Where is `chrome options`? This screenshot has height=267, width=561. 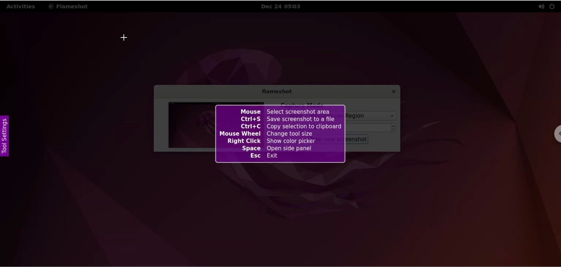 chrome options is located at coordinates (557, 135).